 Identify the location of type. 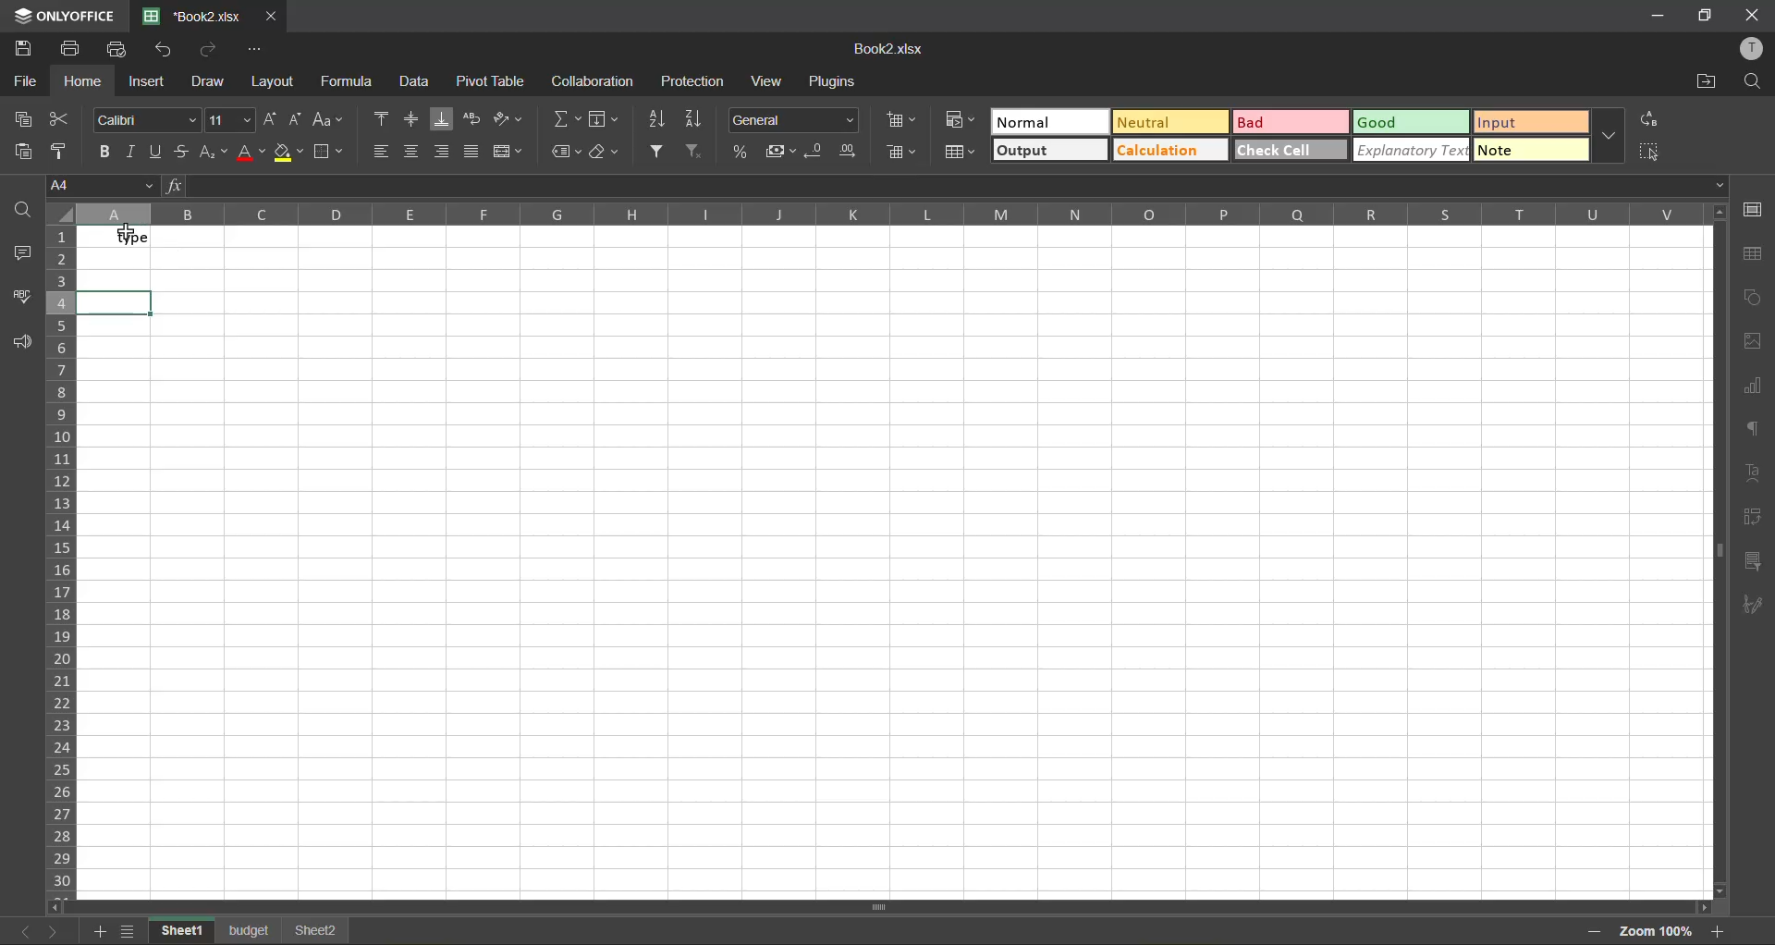
(119, 236).